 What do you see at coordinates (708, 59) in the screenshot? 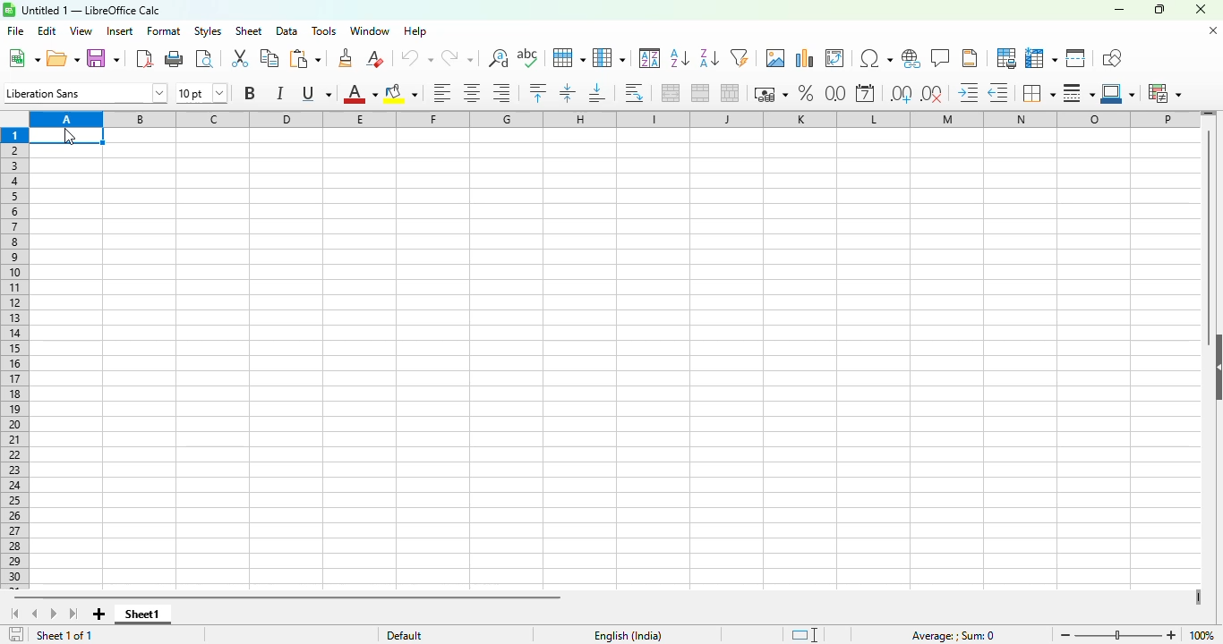
I see `sort descending` at bounding box center [708, 59].